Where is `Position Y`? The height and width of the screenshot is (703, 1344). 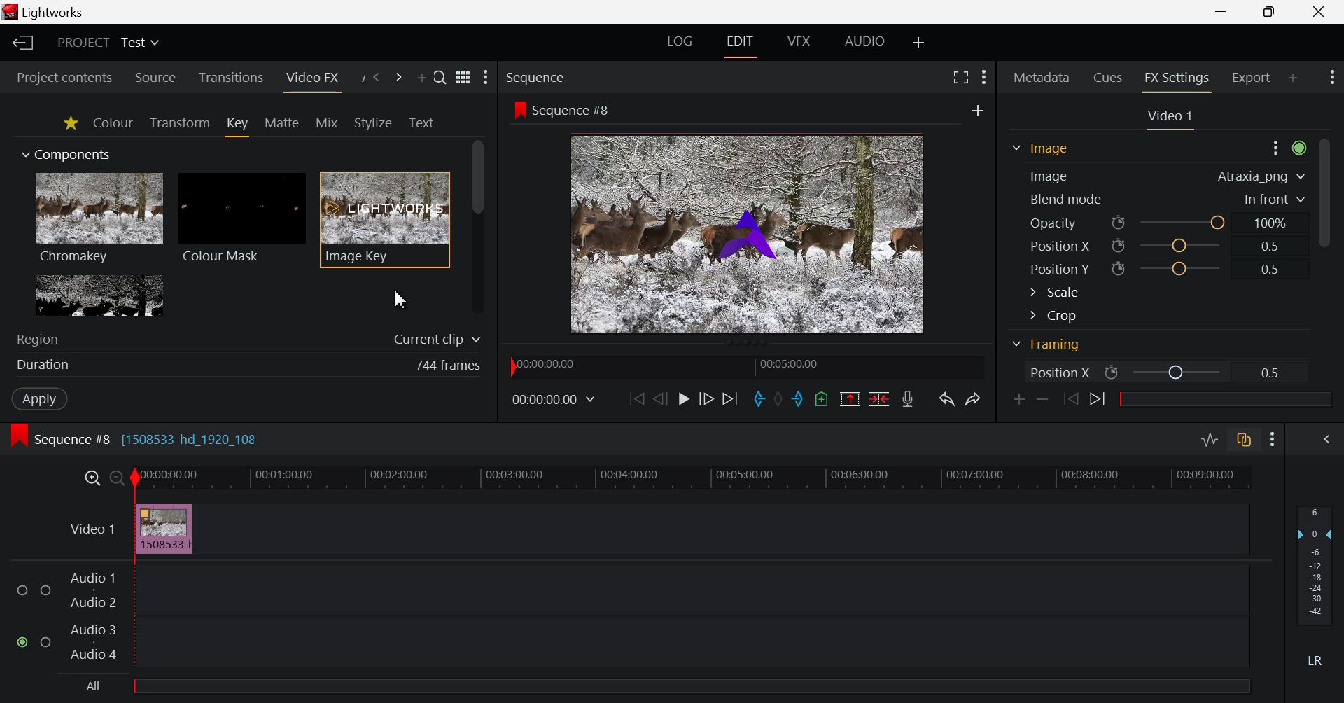
Position Y is located at coordinates (1182, 269).